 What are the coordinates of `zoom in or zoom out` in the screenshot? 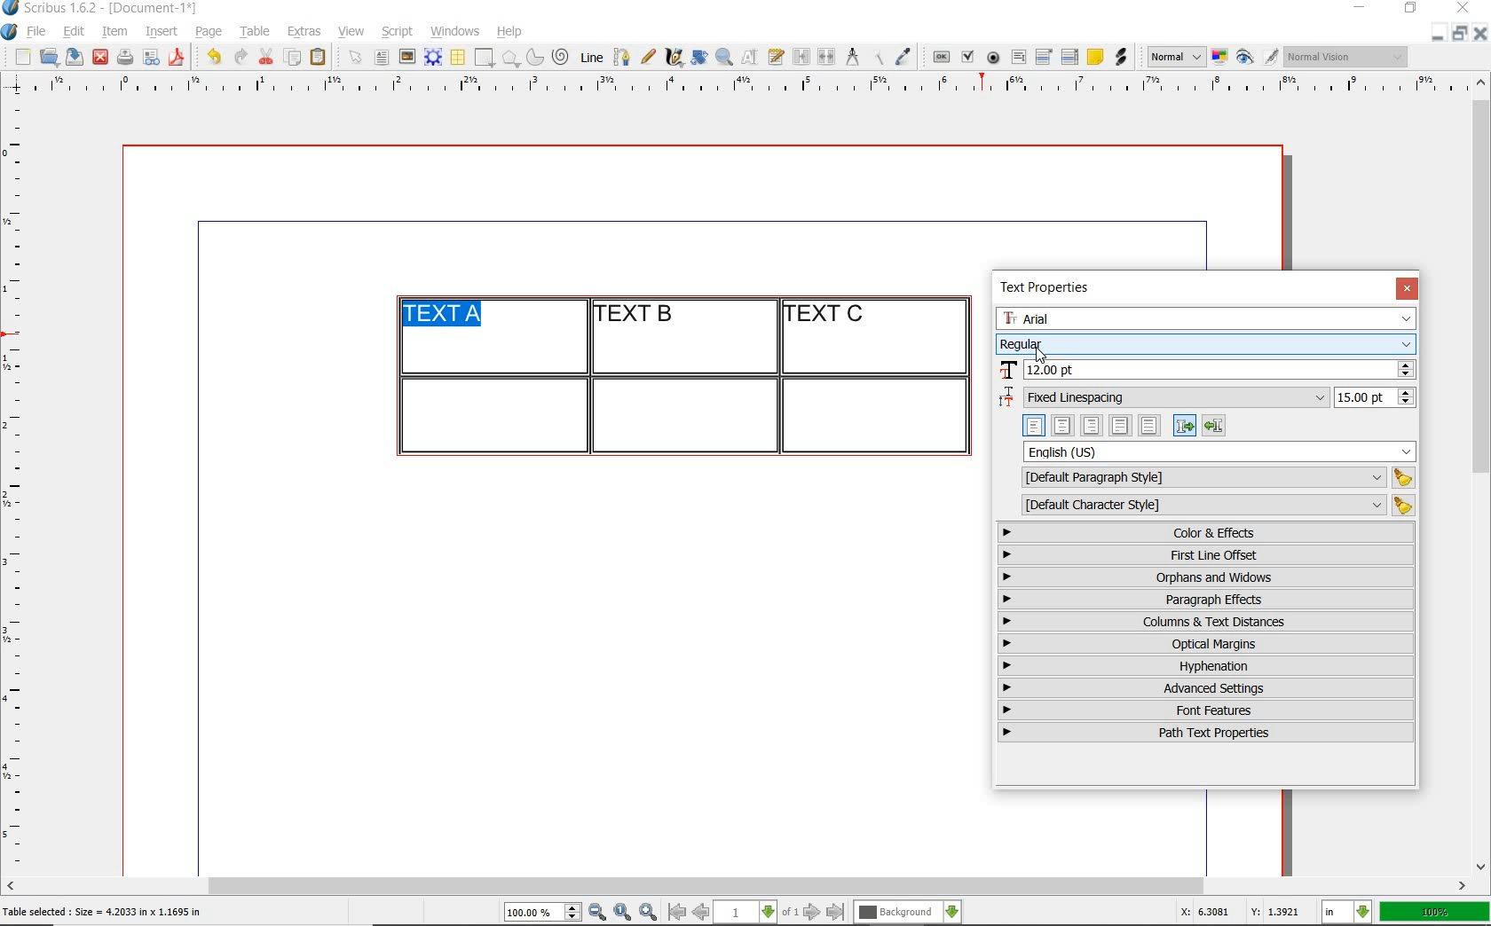 It's located at (724, 57).